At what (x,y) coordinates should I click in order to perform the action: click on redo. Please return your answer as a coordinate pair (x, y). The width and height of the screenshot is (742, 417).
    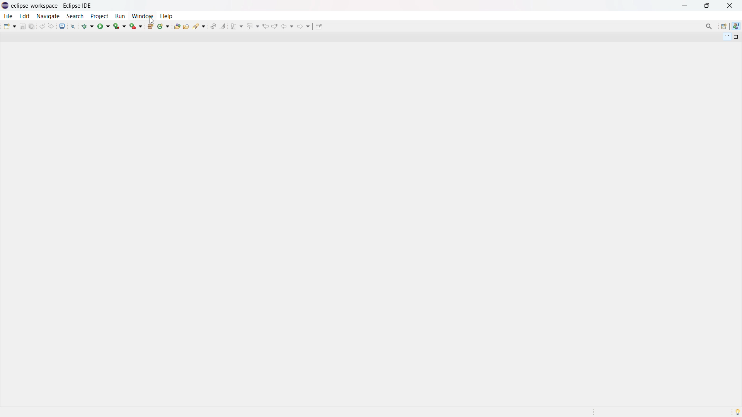
    Looking at the image, I should click on (51, 26).